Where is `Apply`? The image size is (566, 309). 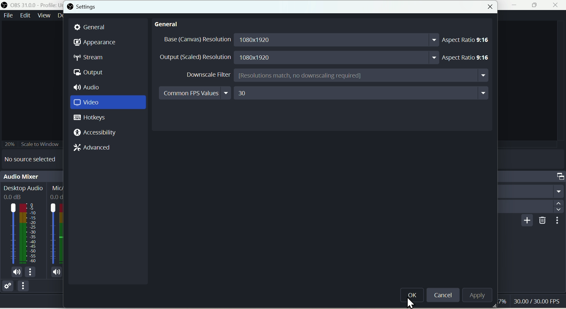
Apply is located at coordinates (475, 294).